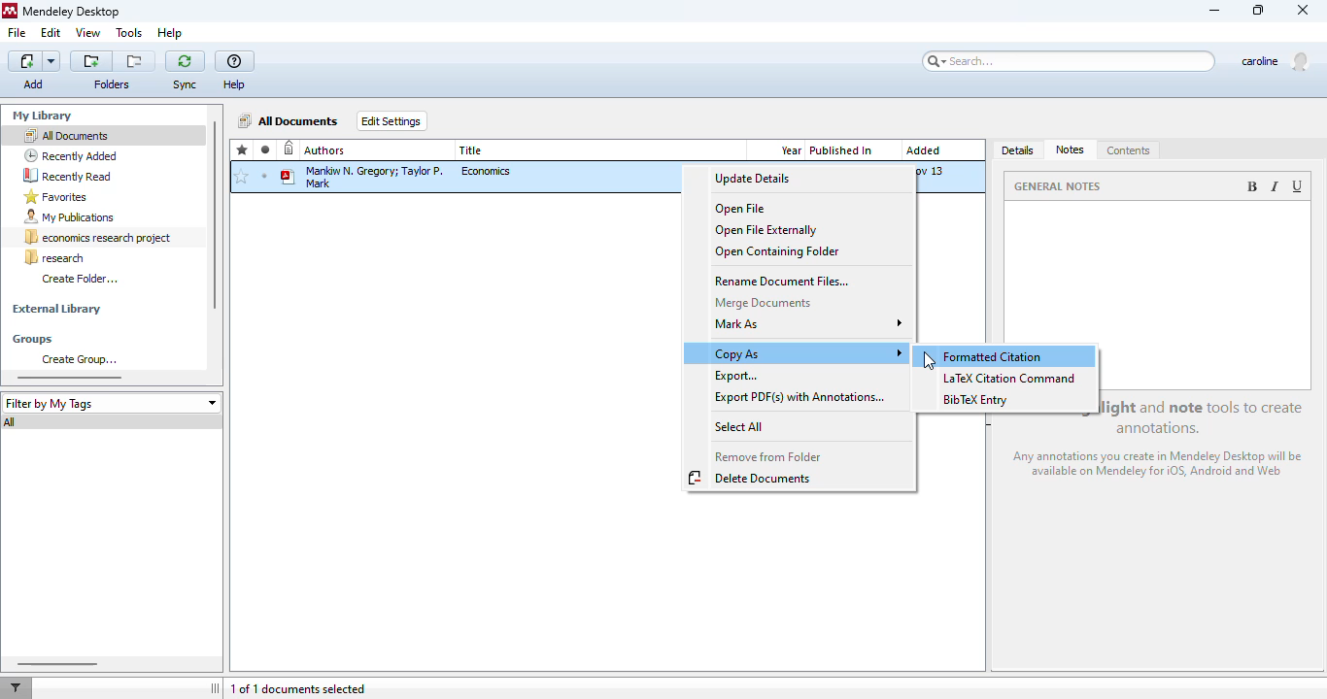 Image resolution: width=1327 pixels, height=699 pixels. What do you see at coordinates (214, 216) in the screenshot?
I see `vertical scroll bar` at bounding box center [214, 216].